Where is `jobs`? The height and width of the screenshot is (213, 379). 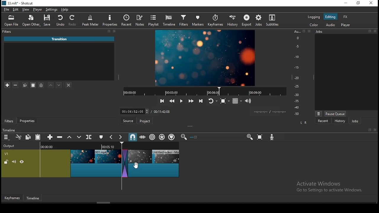 jobs is located at coordinates (258, 20).